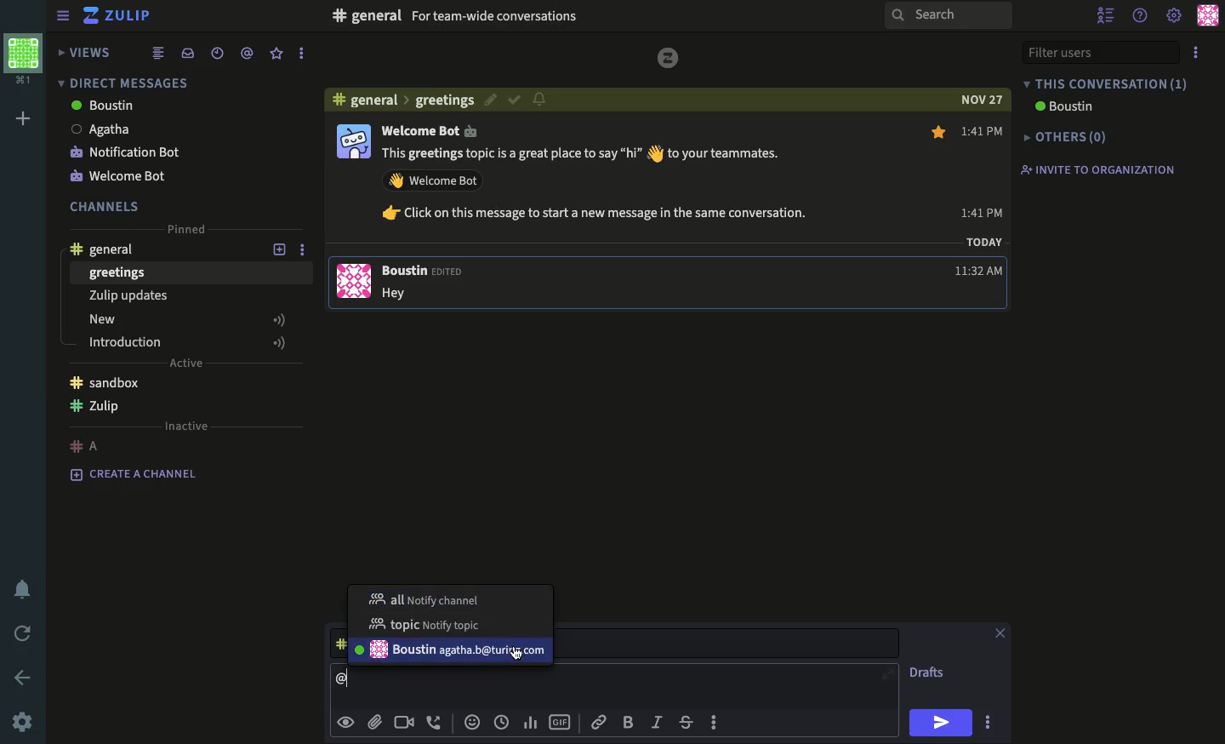  Describe the element at coordinates (984, 241) in the screenshot. I see `TODAY` at that location.